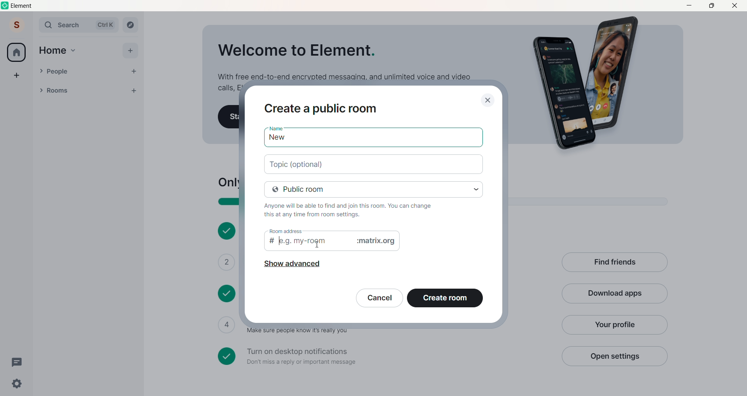  What do you see at coordinates (16, 52) in the screenshot?
I see `Home` at bounding box center [16, 52].